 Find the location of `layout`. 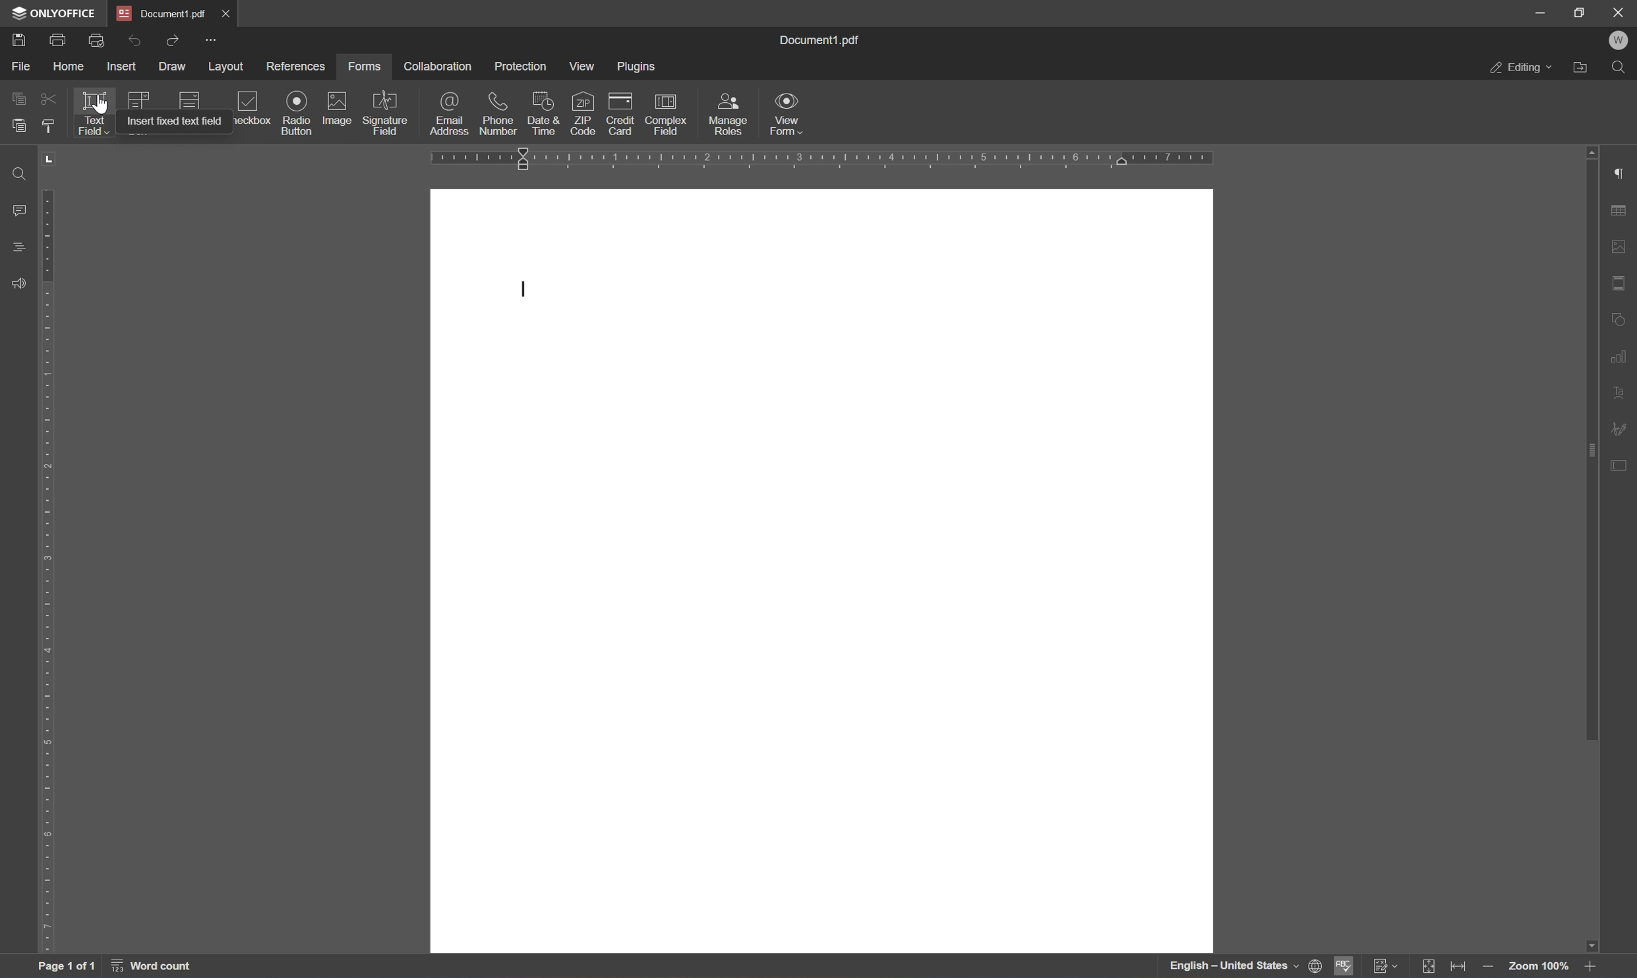

layout is located at coordinates (229, 67).